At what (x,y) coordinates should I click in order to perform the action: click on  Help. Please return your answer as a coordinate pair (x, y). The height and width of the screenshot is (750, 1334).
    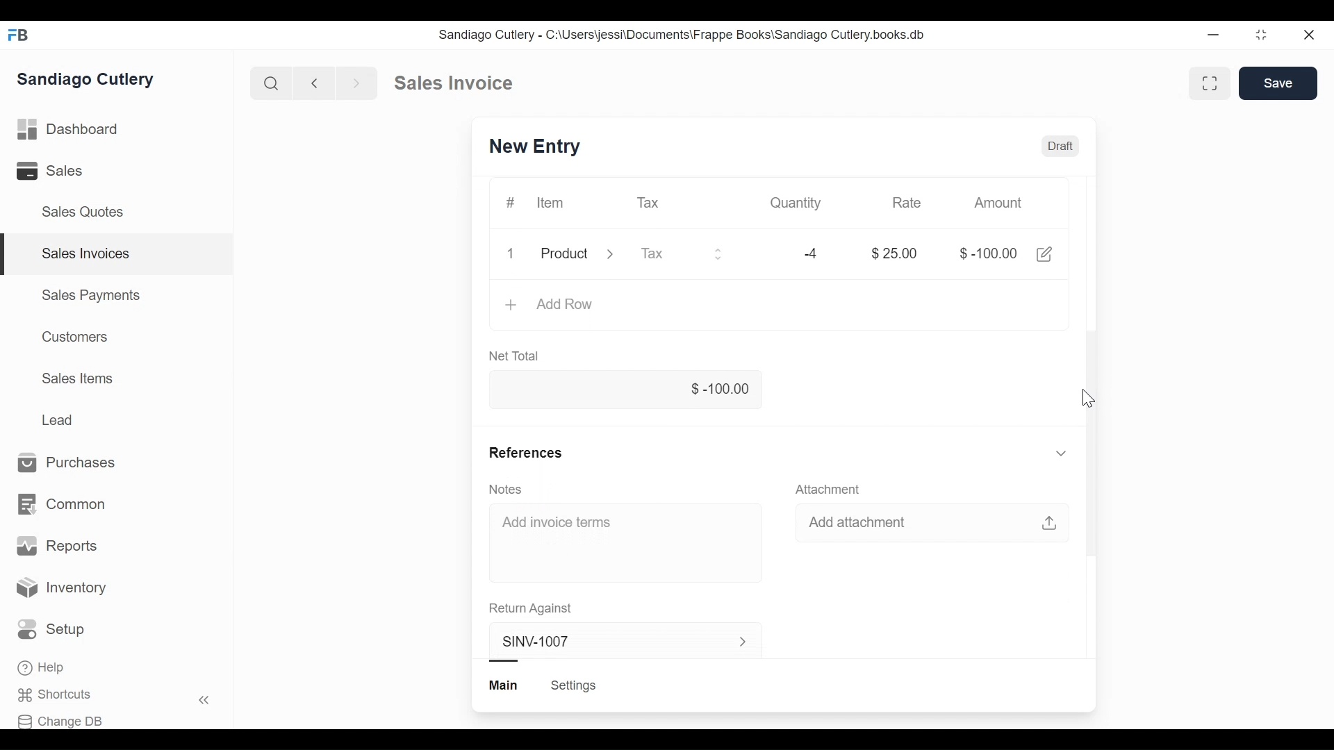
    Looking at the image, I should click on (41, 667).